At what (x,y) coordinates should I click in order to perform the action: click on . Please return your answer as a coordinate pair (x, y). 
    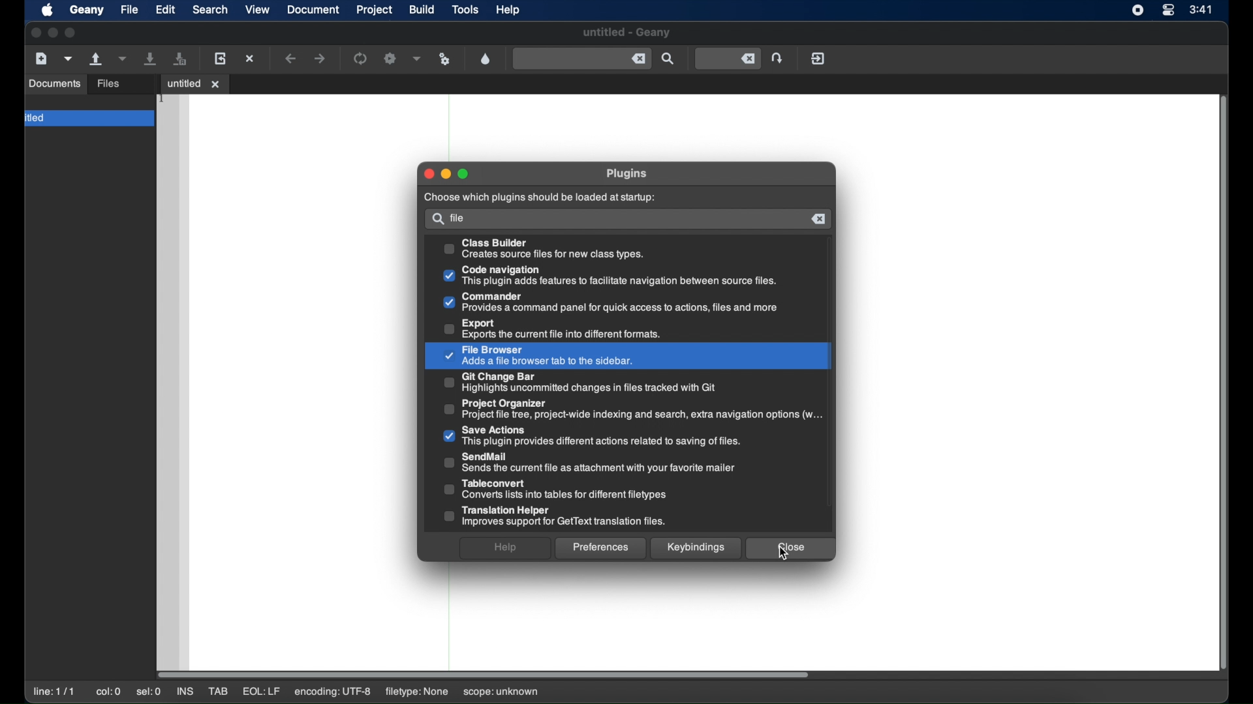
    Looking at the image, I should click on (546, 249).